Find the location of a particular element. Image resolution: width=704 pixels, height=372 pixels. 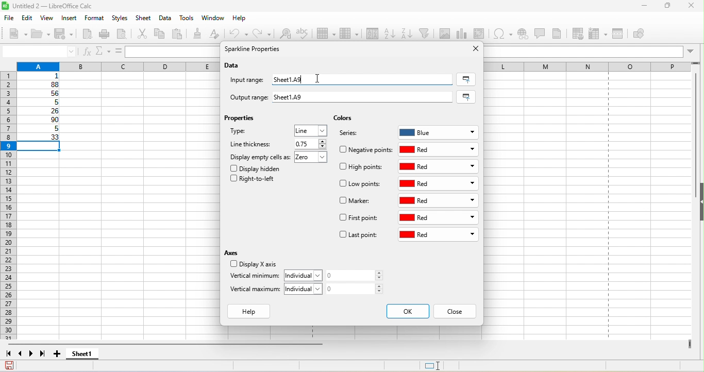

tools is located at coordinates (187, 19).